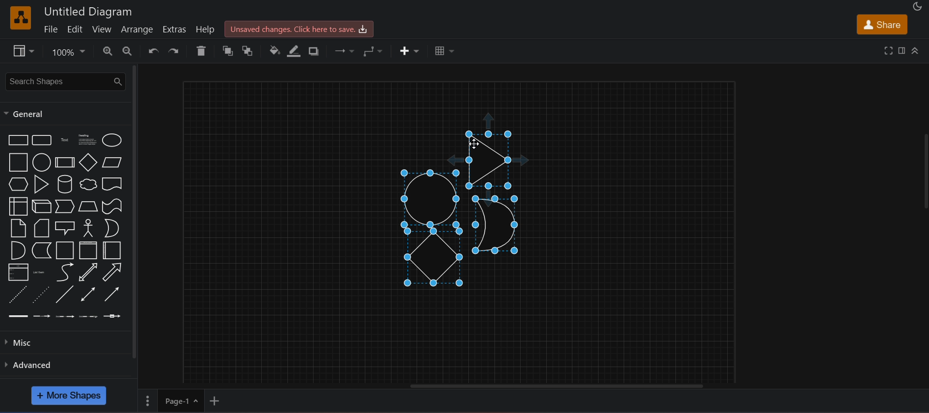 The height and width of the screenshot is (413, 929). I want to click on process, so click(64, 162).